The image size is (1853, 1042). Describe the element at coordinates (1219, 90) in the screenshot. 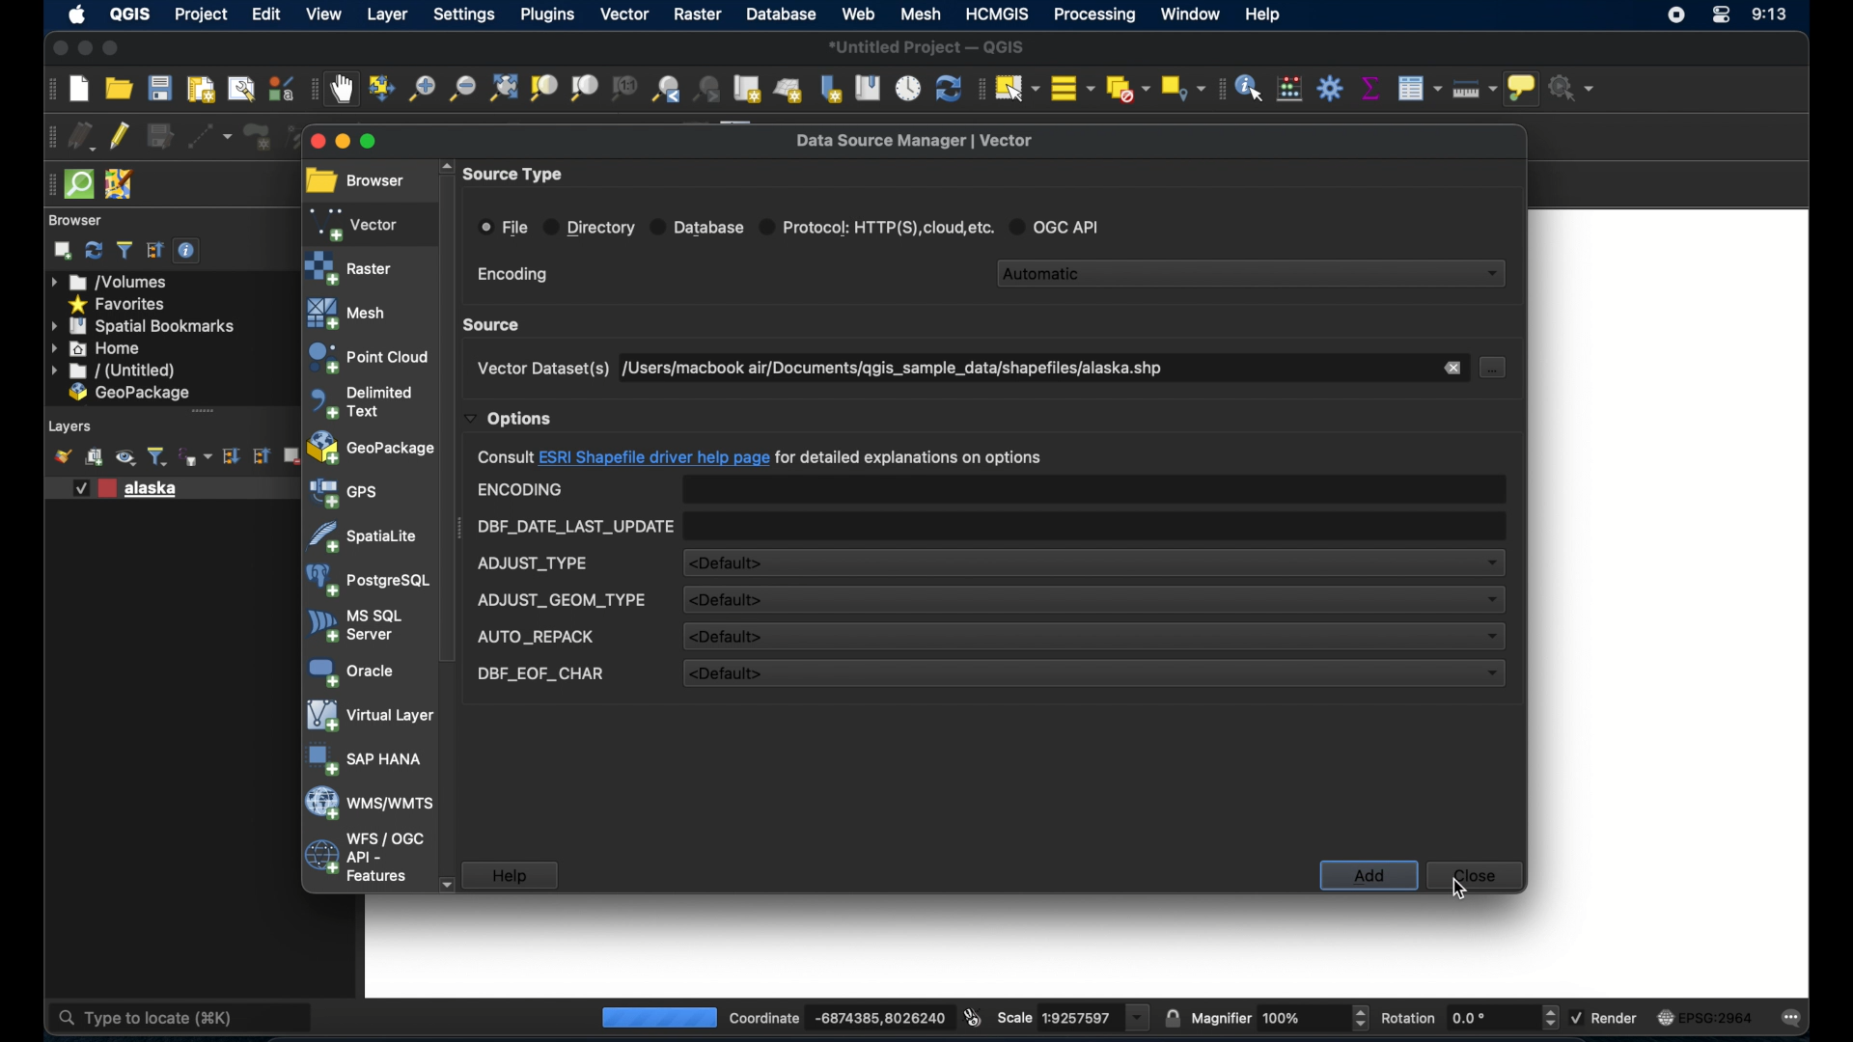

I see `attribute toolbar` at that location.